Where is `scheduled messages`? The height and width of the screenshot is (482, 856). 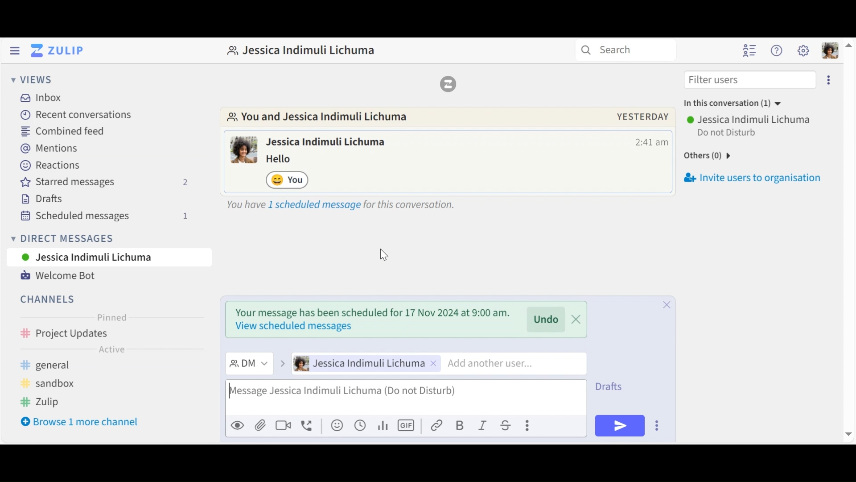 scheduled messages is located at coordinates (112, 215).